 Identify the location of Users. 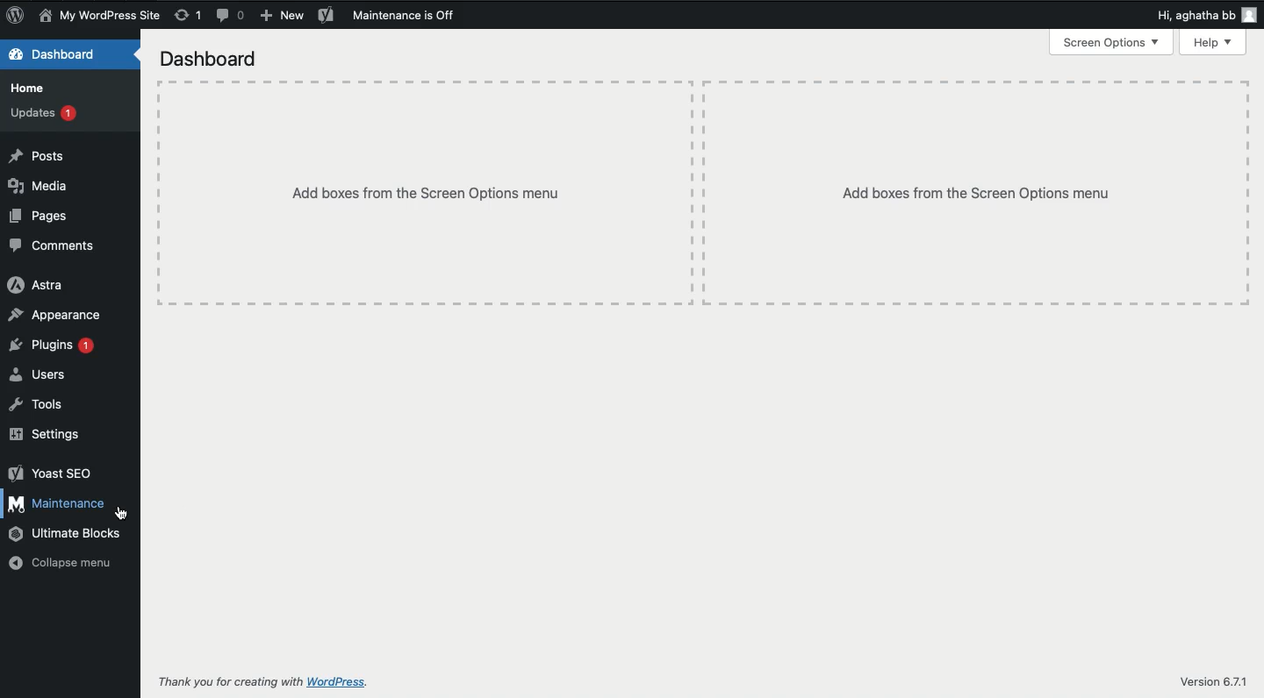
(36, 375).